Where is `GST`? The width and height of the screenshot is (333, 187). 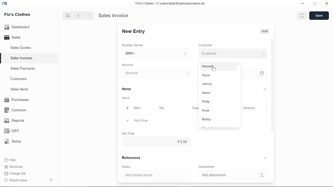 GST is located at coordinates (14, 130).